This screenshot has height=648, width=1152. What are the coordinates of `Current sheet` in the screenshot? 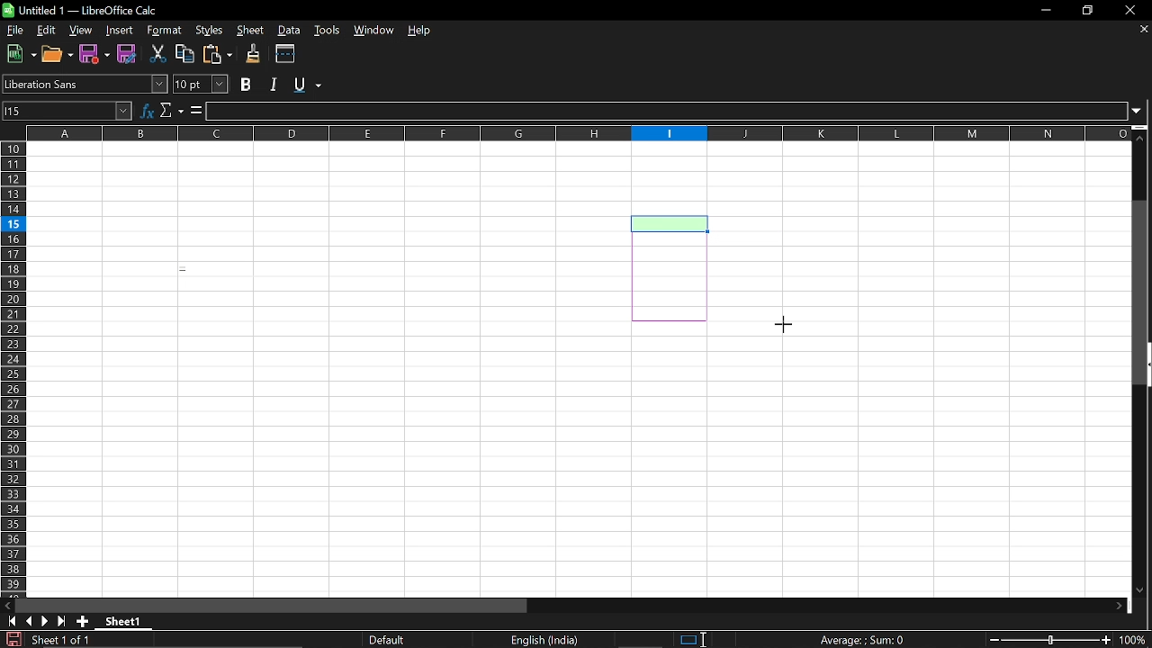 It's located at (122, 621).